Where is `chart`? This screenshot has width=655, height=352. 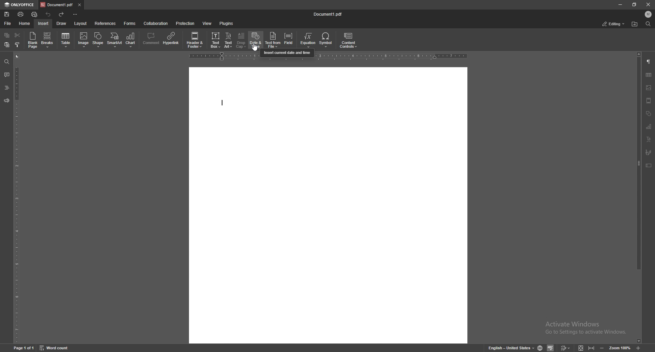 chart is located at coordinates (649, 128).